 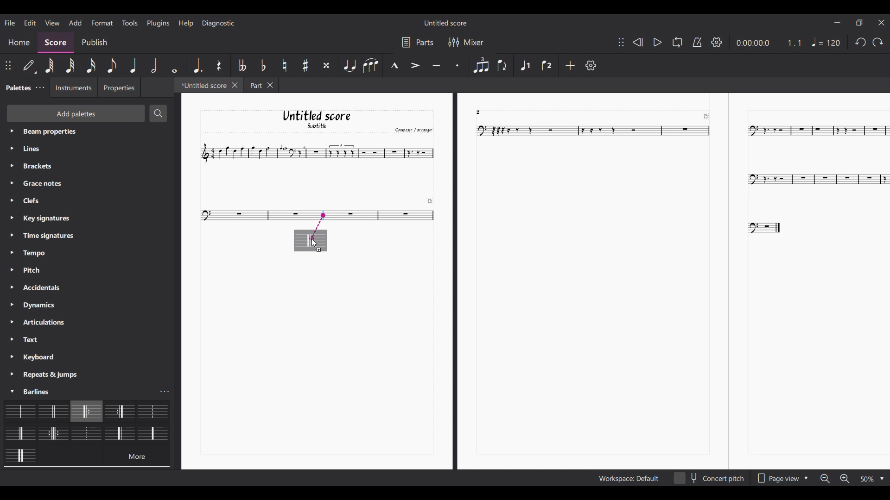 What do you see at coordinates (32, 390) in the screenshot?
I see `Palette settings` at bounding box center [32, 390].